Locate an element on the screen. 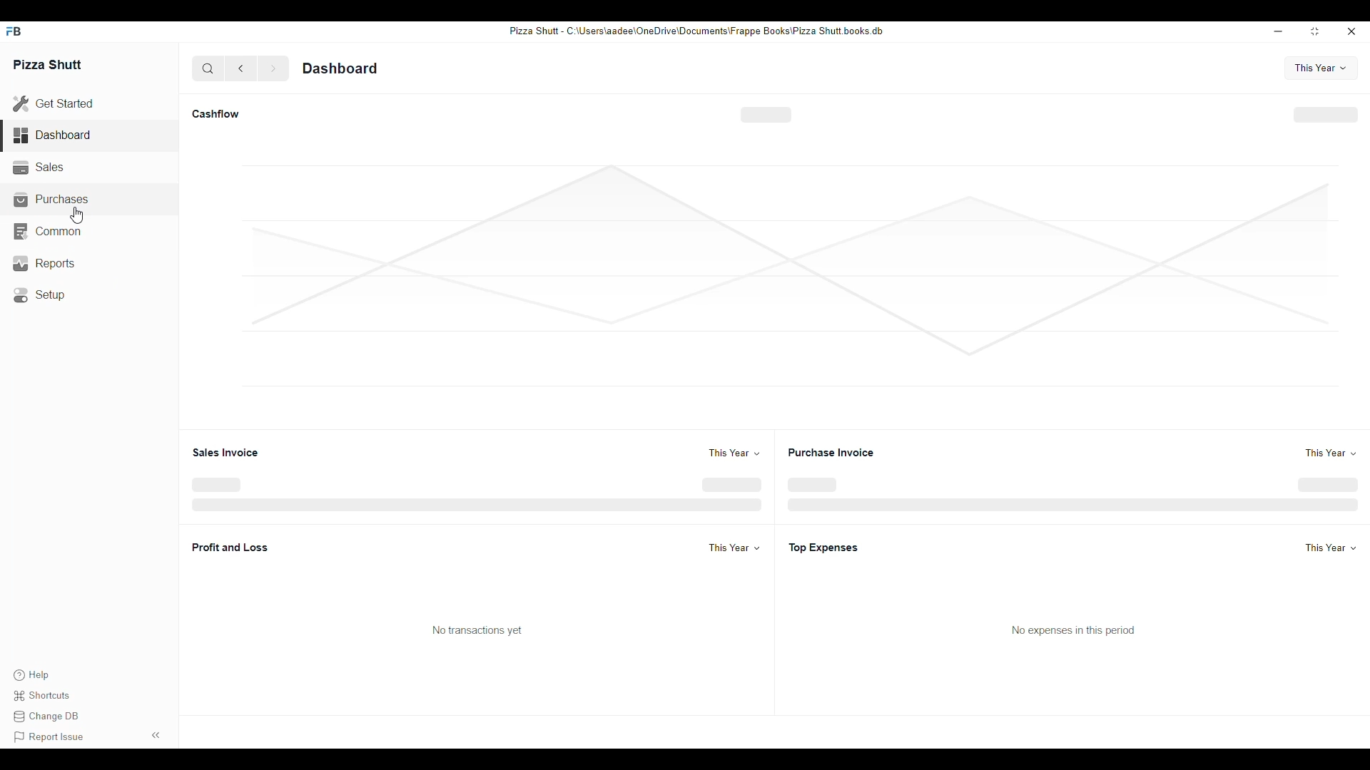  This year is located at coordinates (1322, 66).